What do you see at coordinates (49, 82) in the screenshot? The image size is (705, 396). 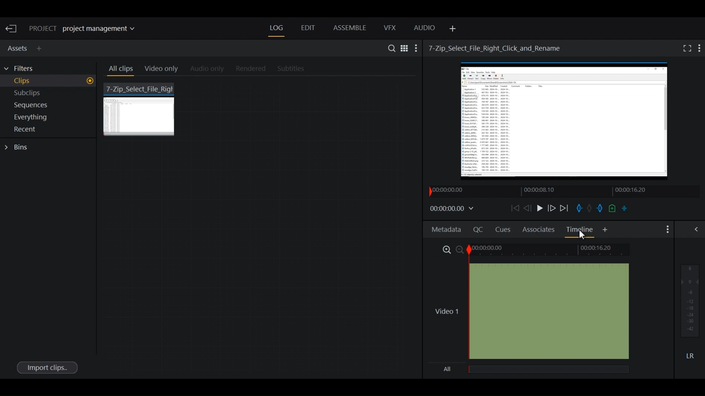 I see `Show Clips in current project` at bounding box center [49, 82].